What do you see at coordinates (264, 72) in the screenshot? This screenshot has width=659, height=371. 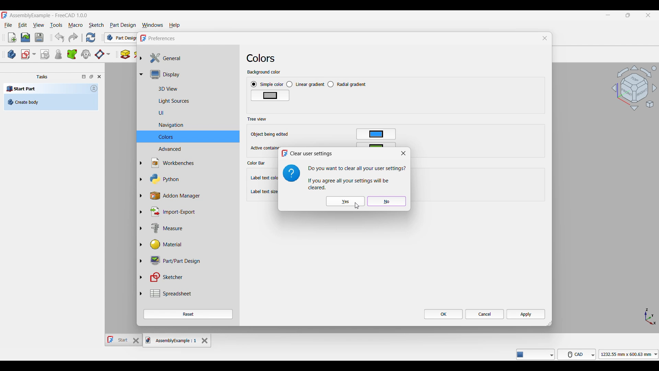 I see `Background color` at bounding box center [264, 72].